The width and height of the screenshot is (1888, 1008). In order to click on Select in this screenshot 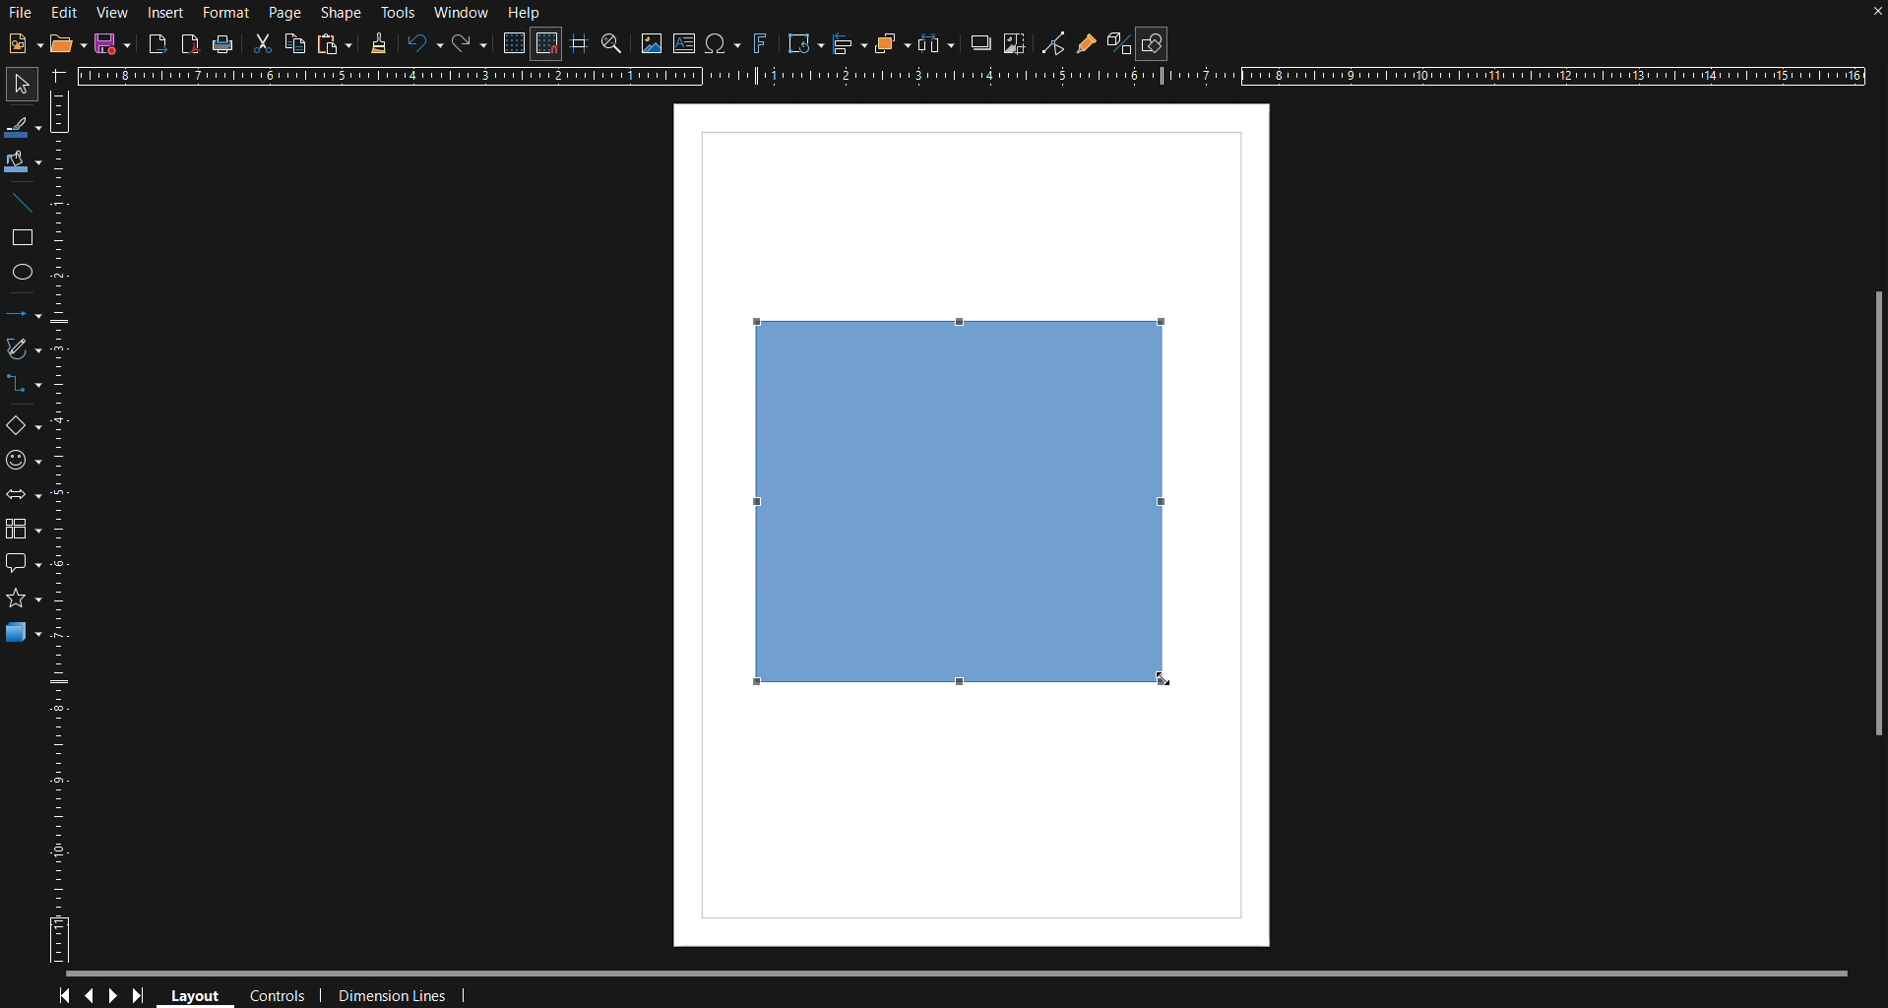, I will do `click(23, 85)`.